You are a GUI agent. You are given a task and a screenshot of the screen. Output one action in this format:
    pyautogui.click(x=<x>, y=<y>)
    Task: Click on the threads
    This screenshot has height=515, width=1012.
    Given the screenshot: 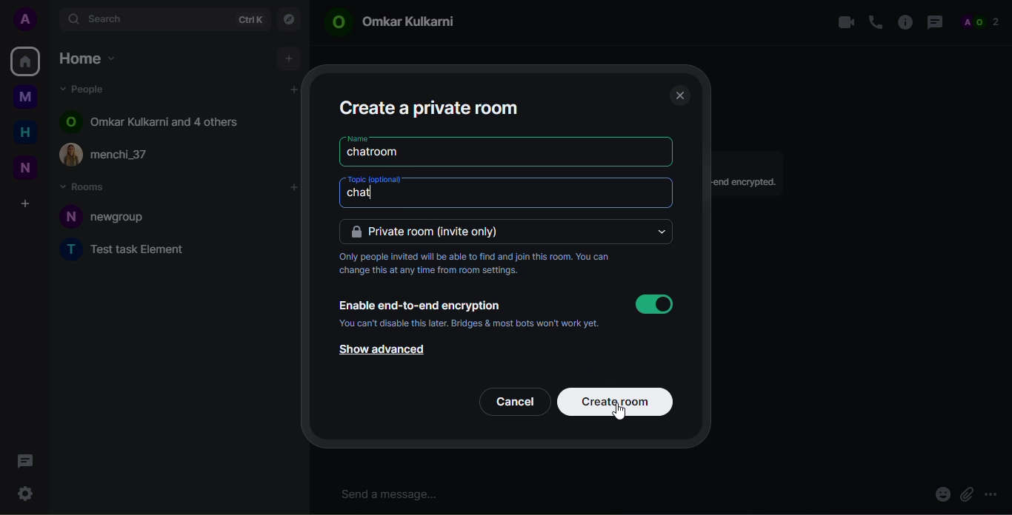 What is the action you would take?
    pyautogui.click(x=934, y=22)
    